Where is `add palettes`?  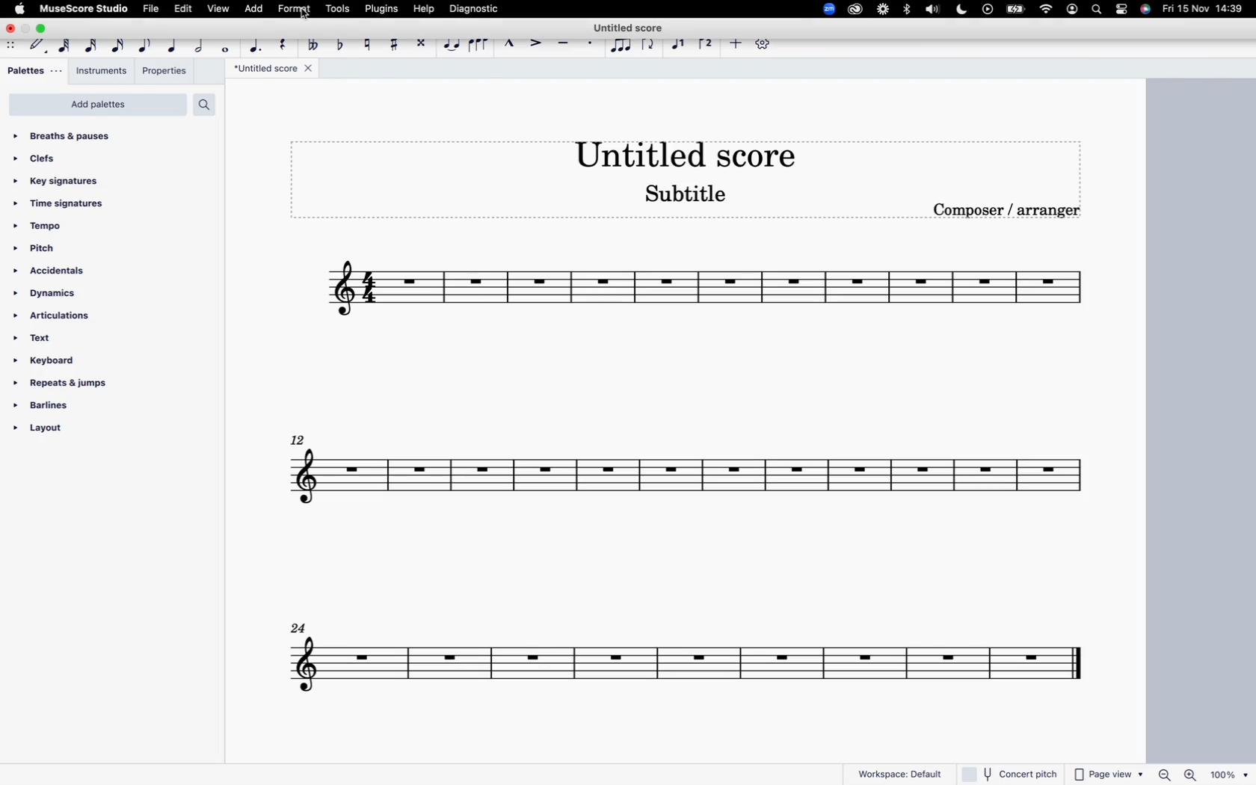
add palettes is located at coordinates (97, 106).